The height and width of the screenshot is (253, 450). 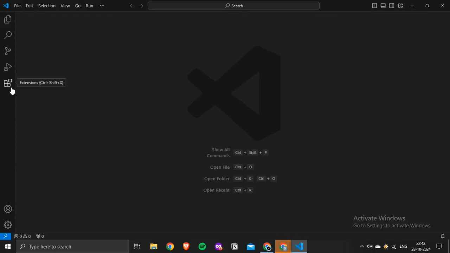 What do you see at coordinates (361, 246) in the screenshot?
I see `show hidden icons` at bounding box center [361, 246].